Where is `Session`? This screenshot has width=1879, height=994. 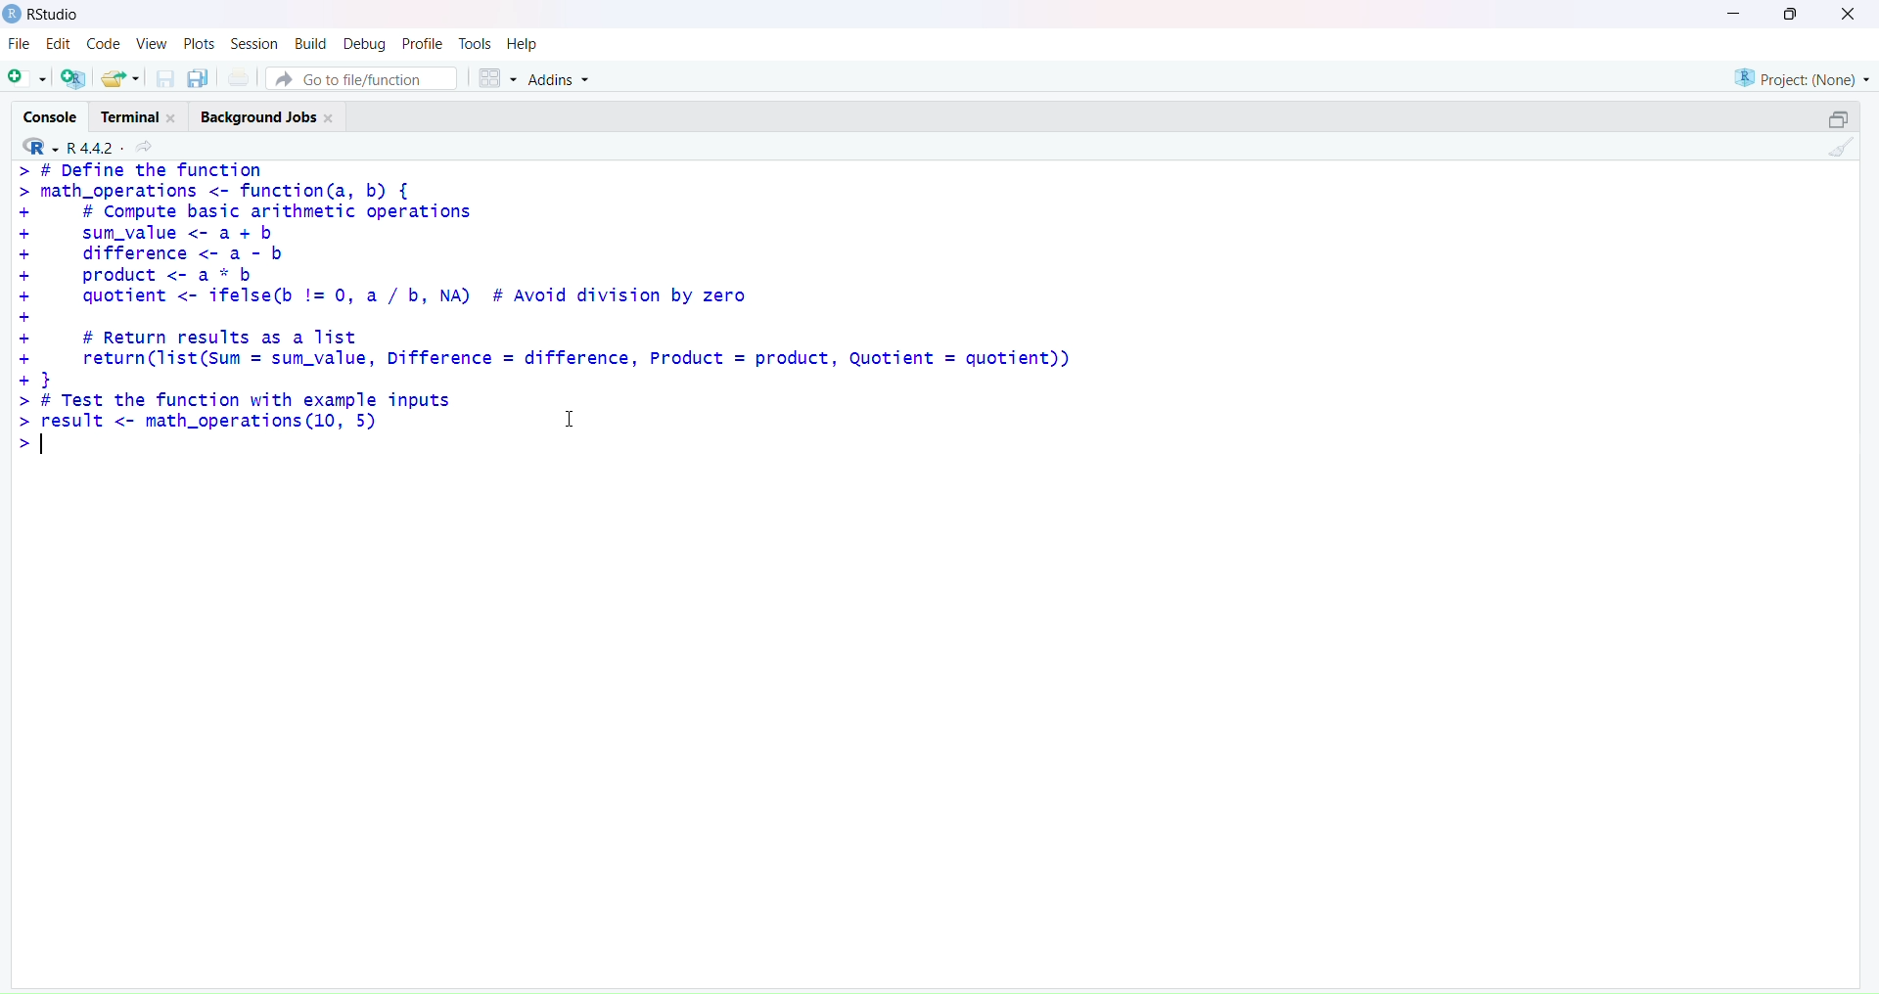 Session is located at coordinates (252, 40).